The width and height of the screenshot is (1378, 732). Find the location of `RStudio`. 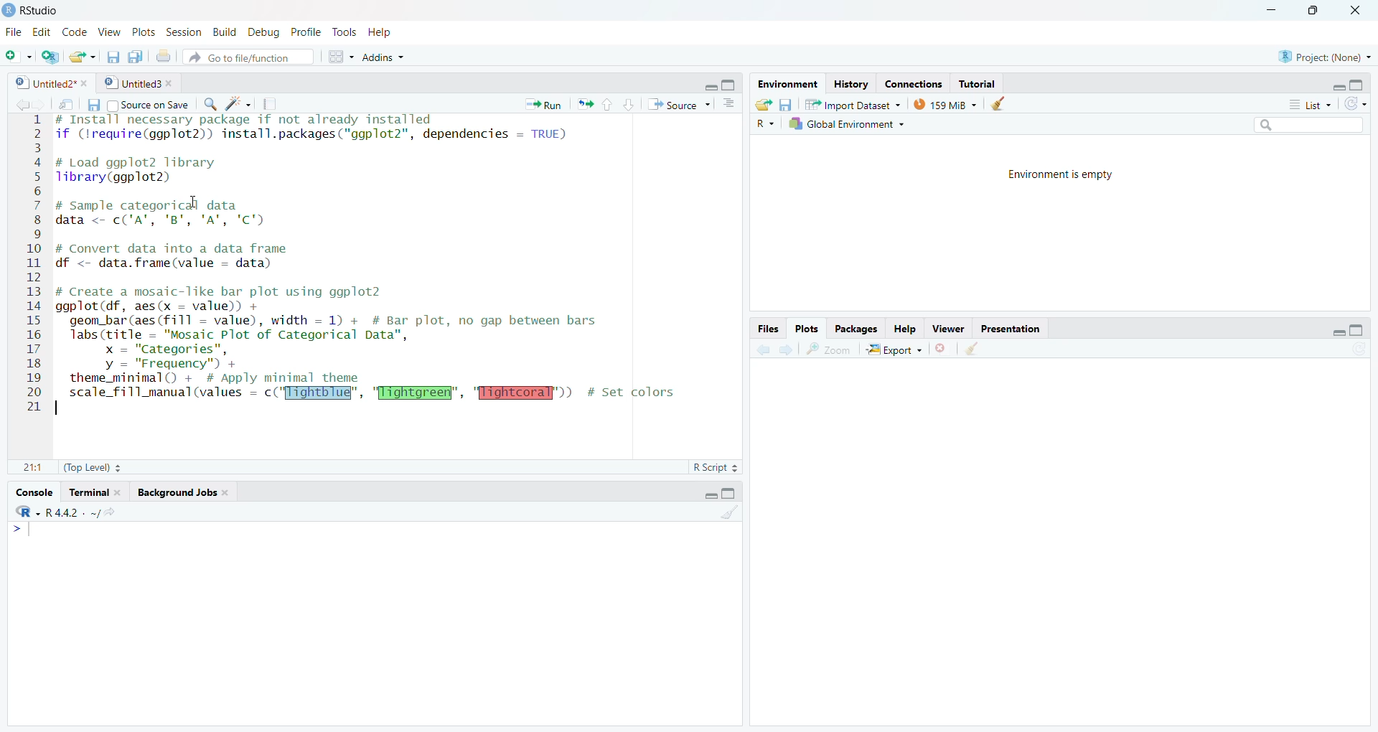

RStudio is located at coordinates (34, 11).